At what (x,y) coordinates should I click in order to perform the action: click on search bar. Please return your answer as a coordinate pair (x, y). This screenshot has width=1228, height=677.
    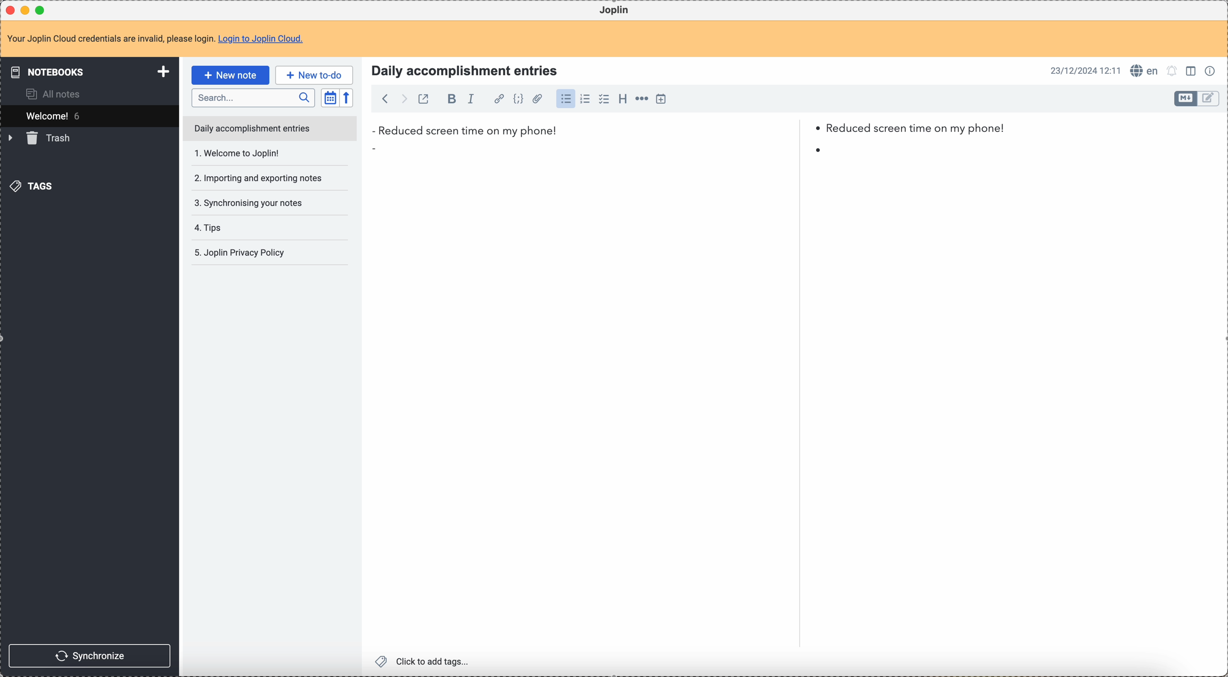
    Looking at the image, I should click on (253, 97).